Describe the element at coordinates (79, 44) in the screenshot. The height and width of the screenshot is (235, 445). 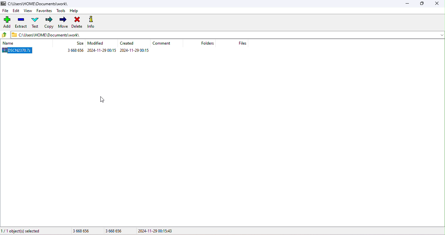
I see `size` at that location.